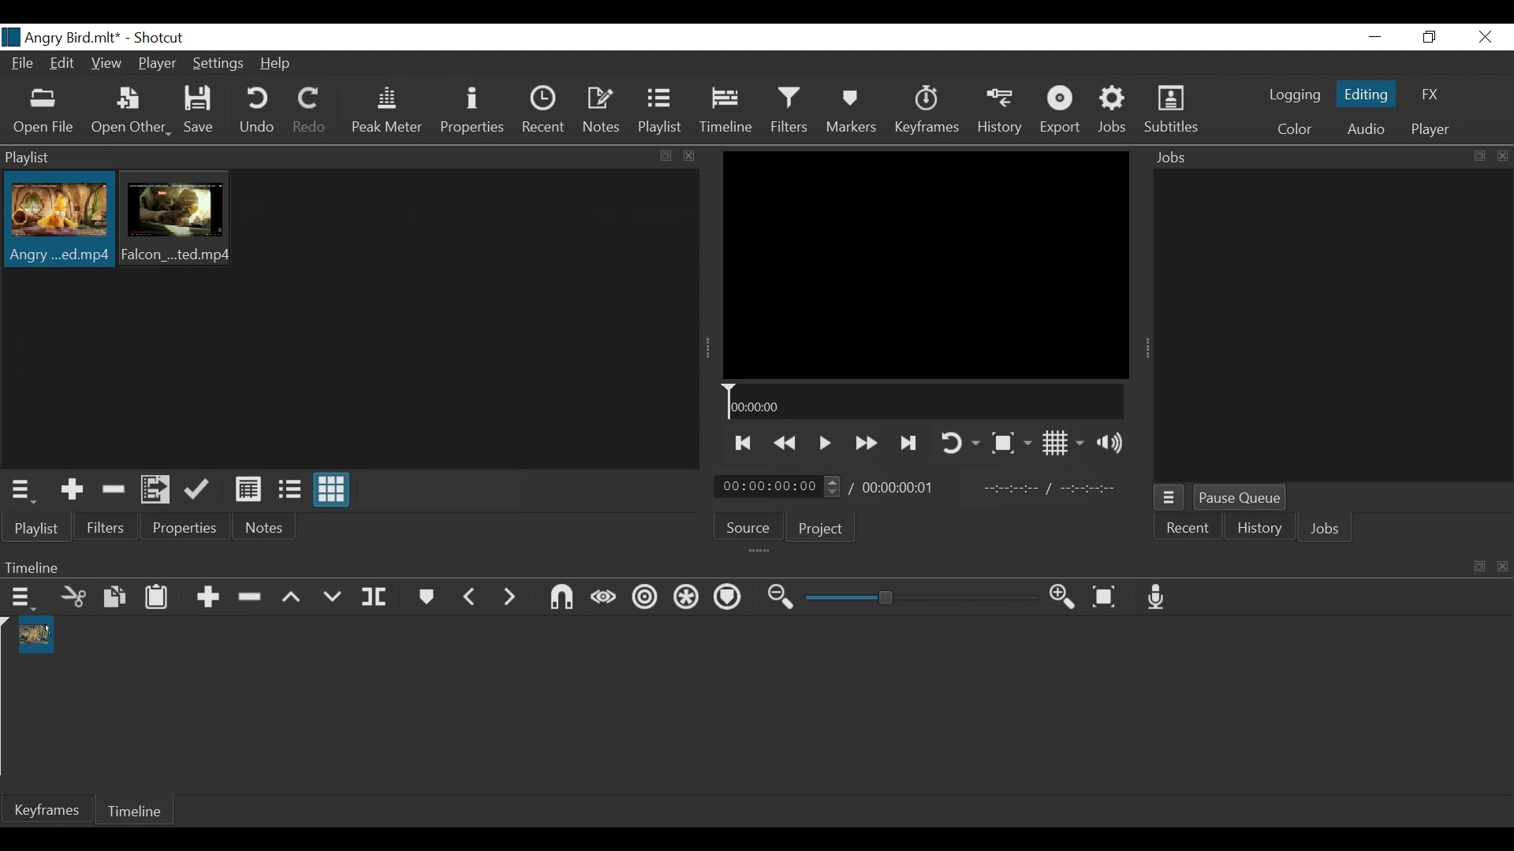  I want to click on Timeline, so click(924, 402).